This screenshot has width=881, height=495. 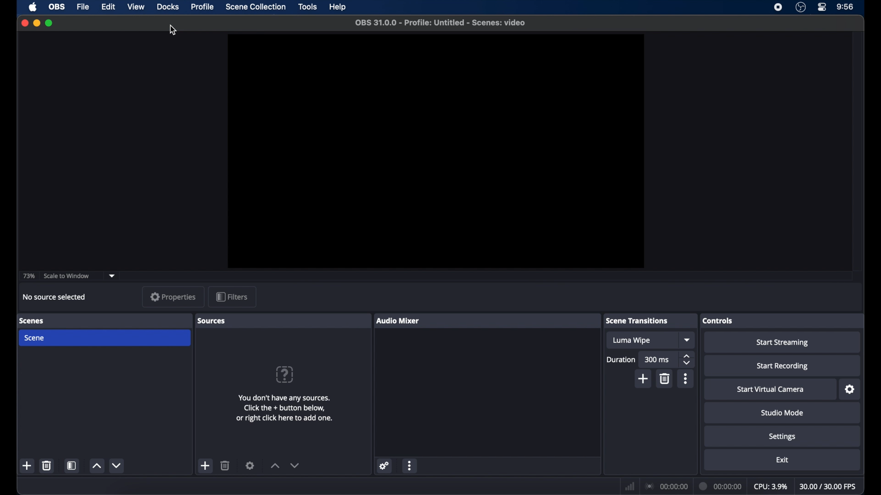 What do you see at coordinates (83, 7) in the screenshot?
I see `file` at bounding box center [83, 7].